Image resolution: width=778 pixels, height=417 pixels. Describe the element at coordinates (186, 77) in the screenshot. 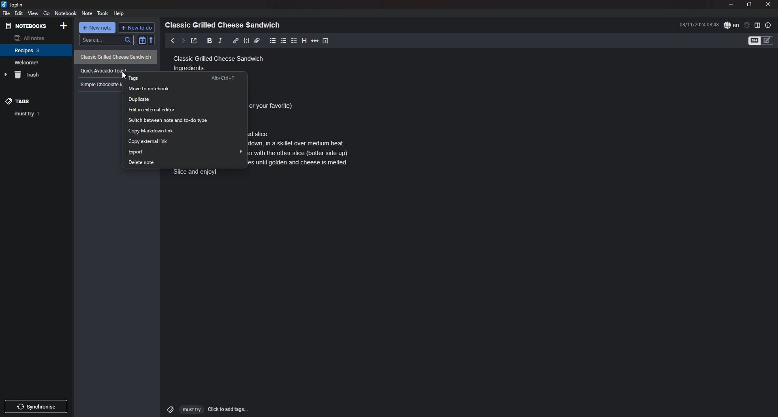

I see `tags` at that location.